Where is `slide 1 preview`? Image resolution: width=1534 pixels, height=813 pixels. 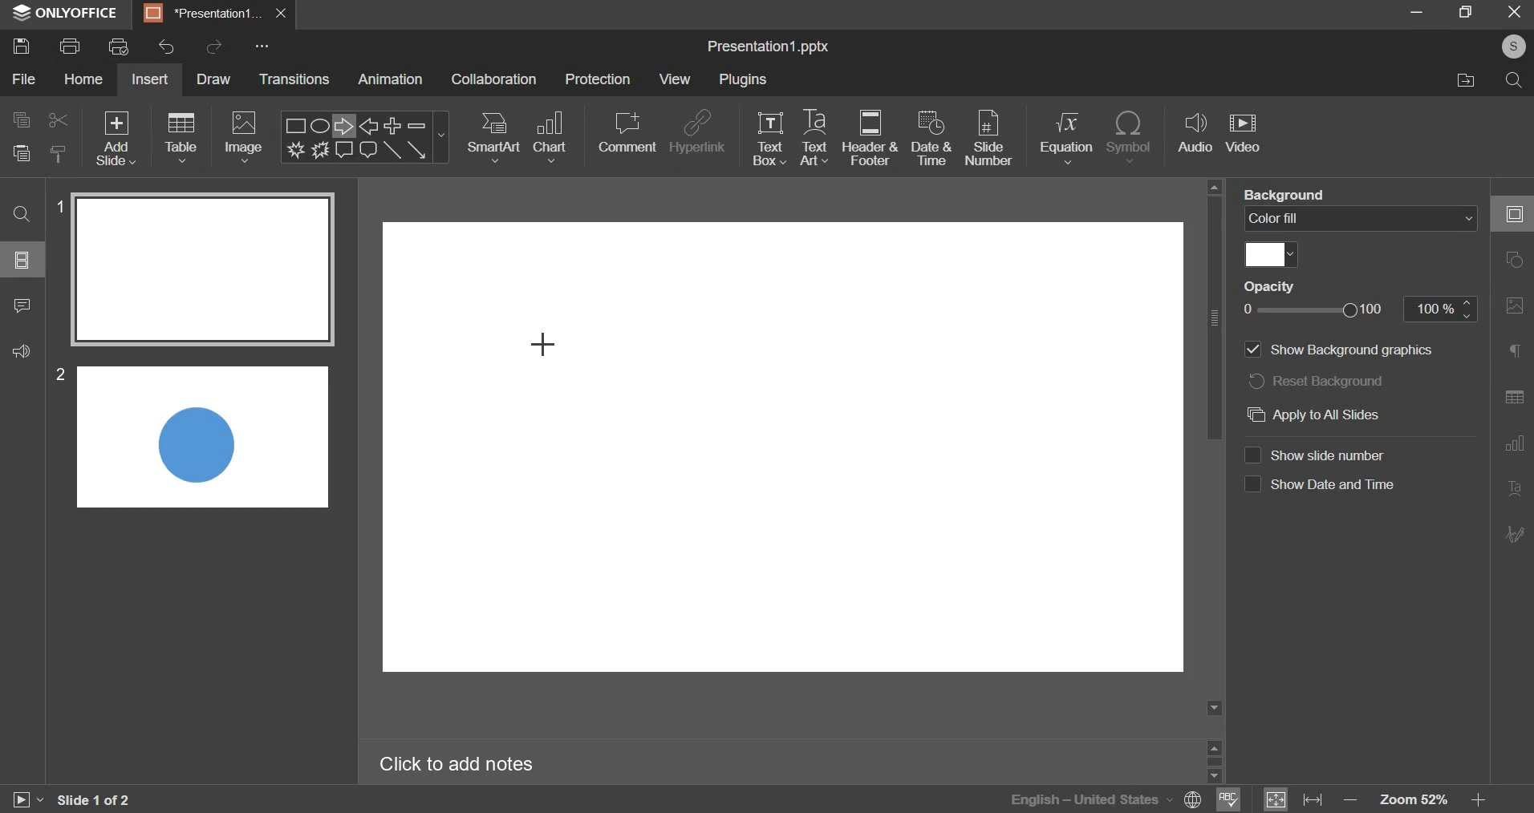
slide 1 preview is located at coordinates (205, 270).